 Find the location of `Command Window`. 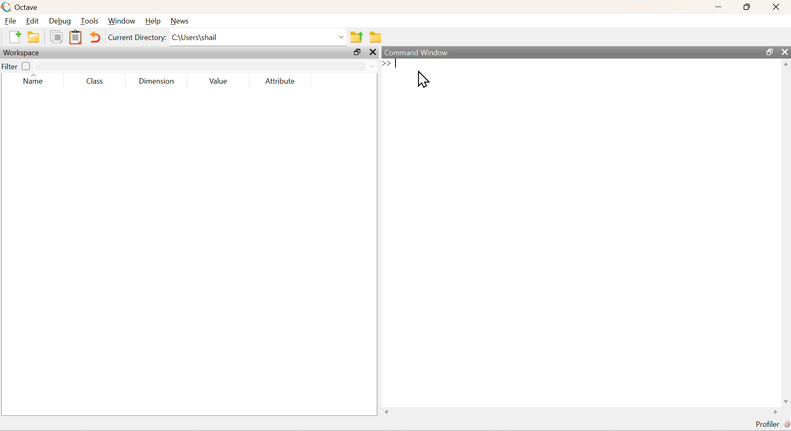

Command Window is located at coordinates (424, 53).